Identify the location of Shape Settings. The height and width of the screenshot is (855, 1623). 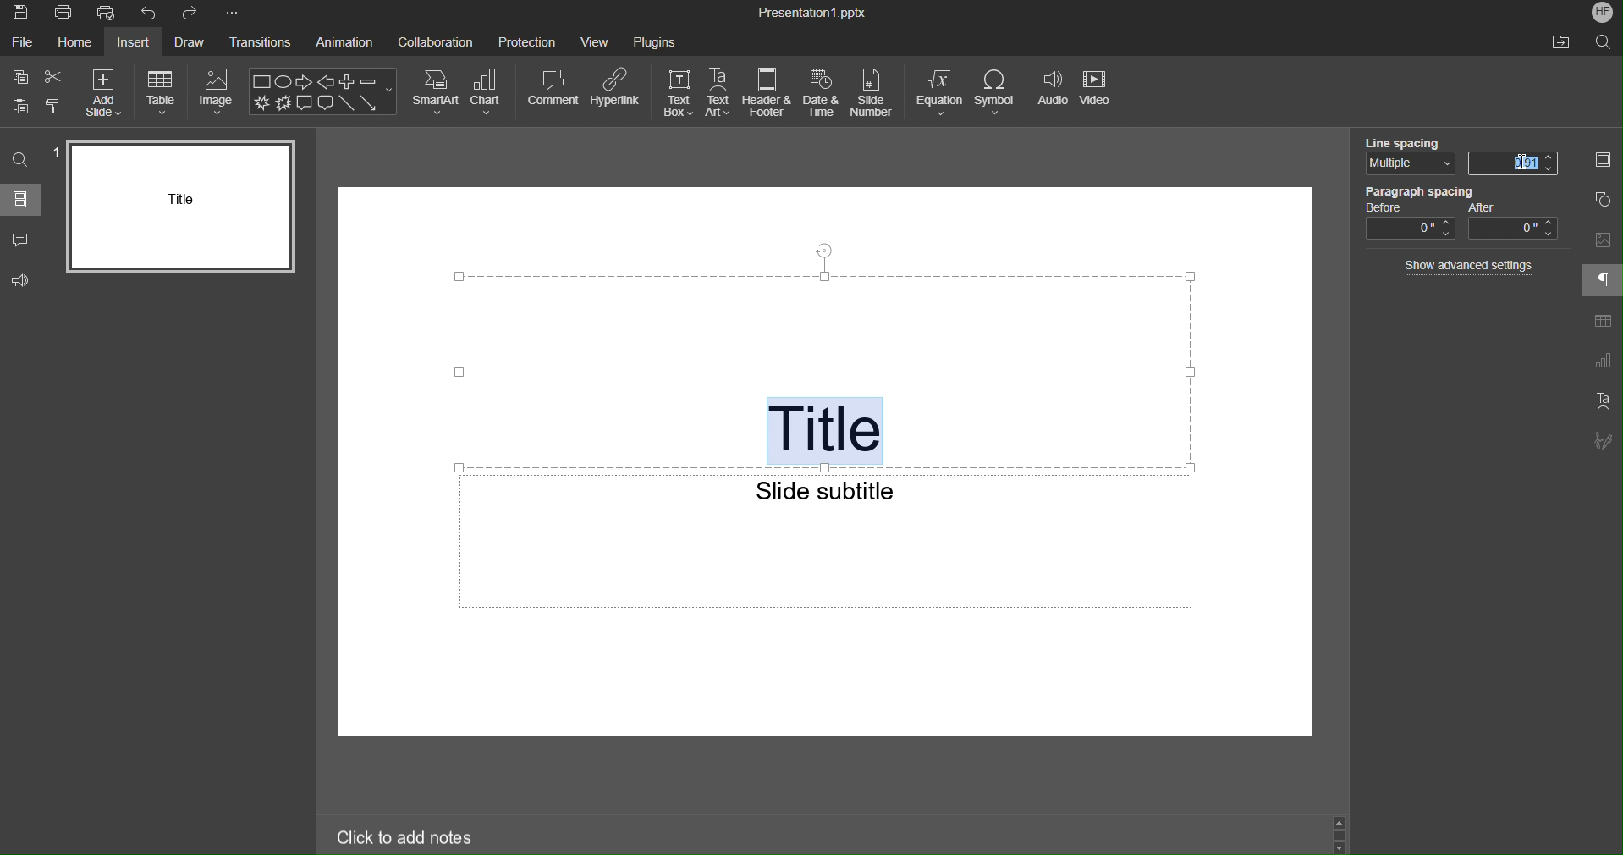
(1602, 198).